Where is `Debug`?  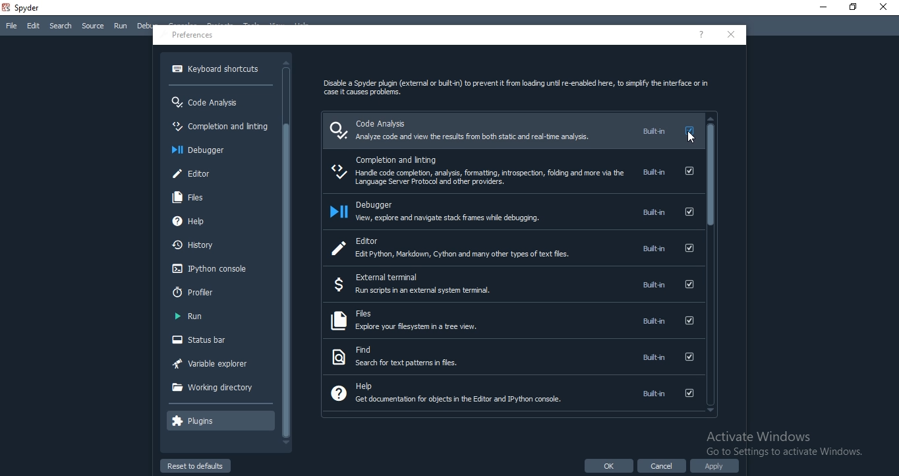 Debug is located at coordinates (148, 26).